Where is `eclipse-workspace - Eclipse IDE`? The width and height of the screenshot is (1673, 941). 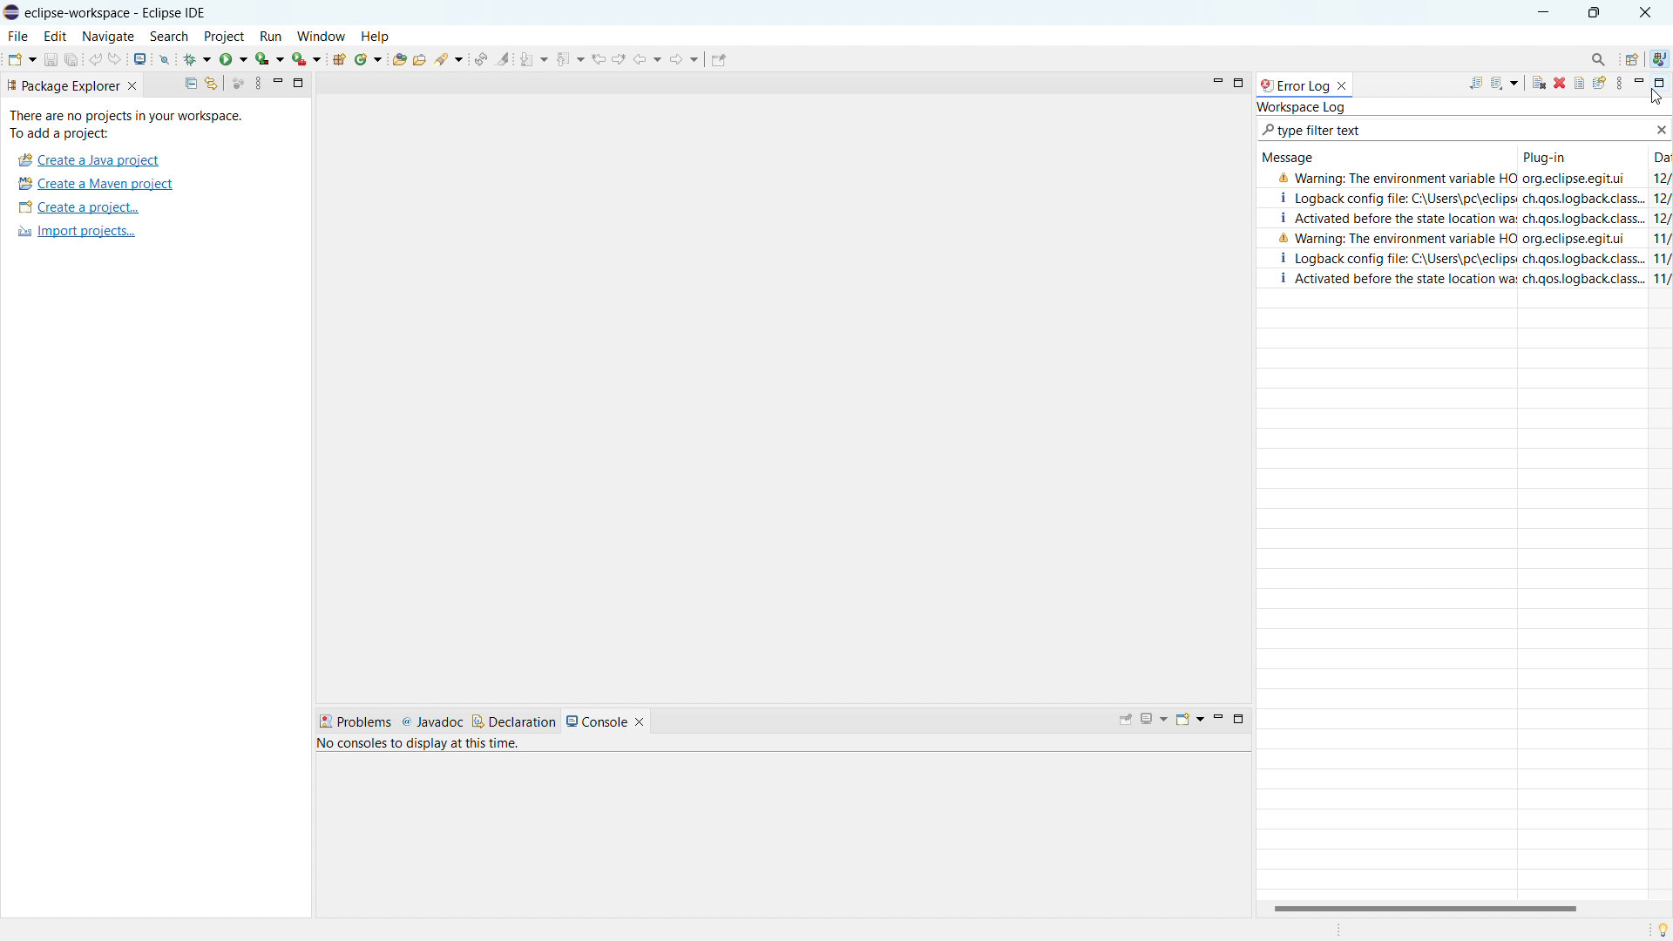
eclipse-workspace - Eclipse IDE is located at coordinates (124, 12).